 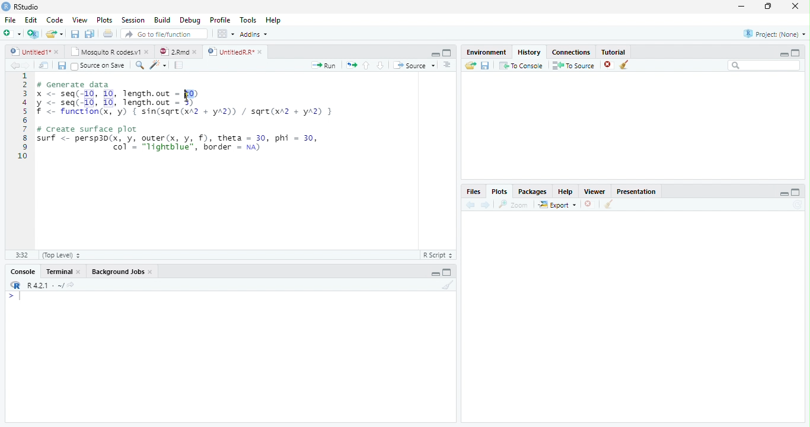 I want to click on History, so click(x=530, y=52).